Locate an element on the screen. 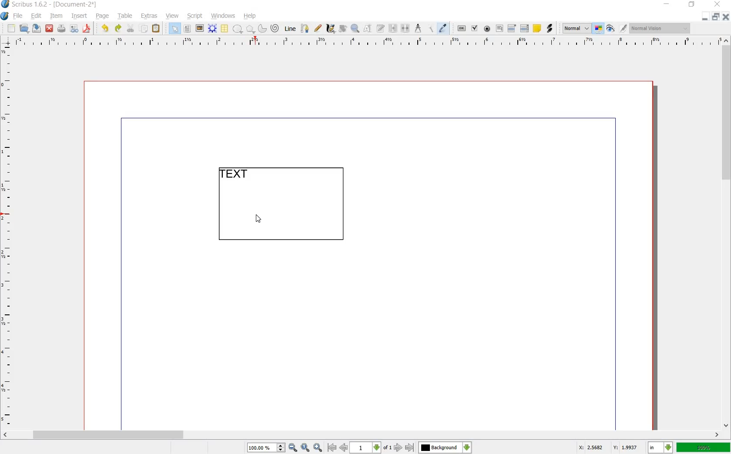 The width and height of the screenshot is (731, 454). ruler is located at coordinates (364, 42).